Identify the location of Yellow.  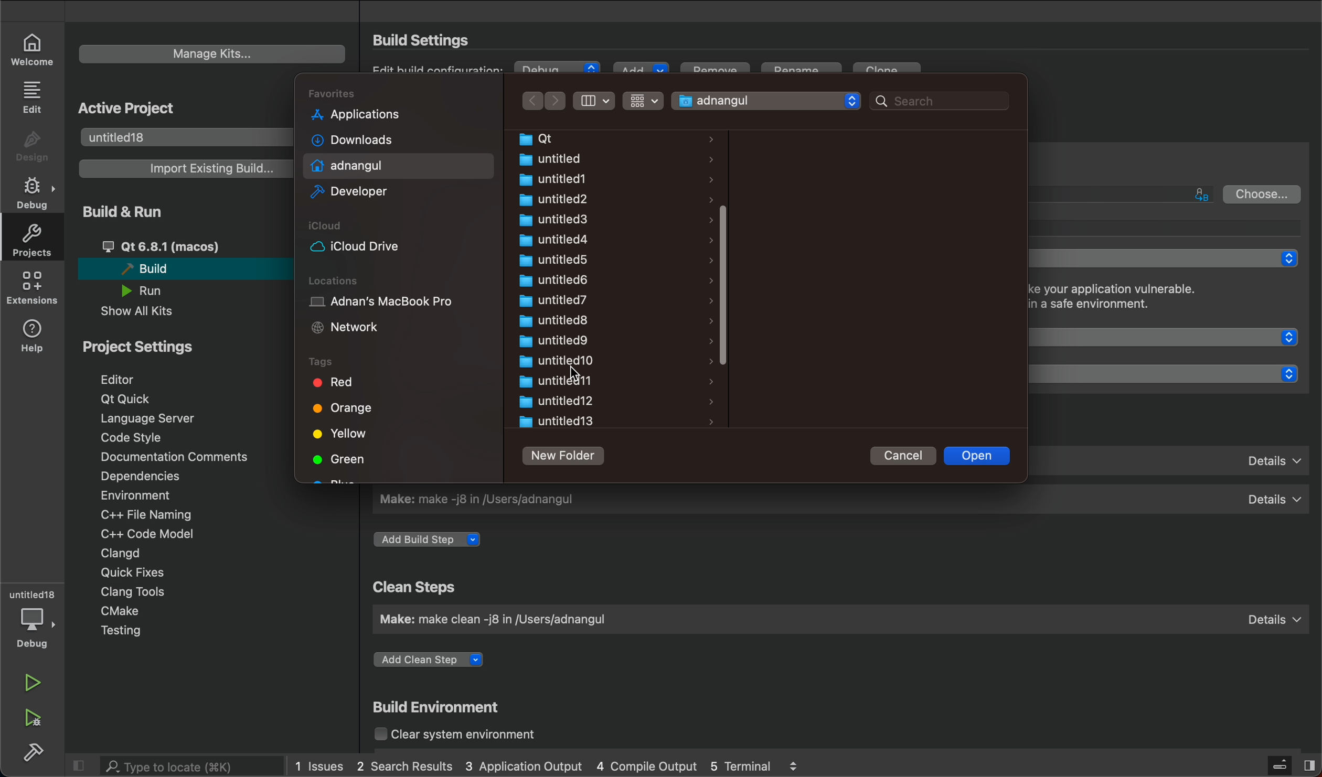
(344, 433).